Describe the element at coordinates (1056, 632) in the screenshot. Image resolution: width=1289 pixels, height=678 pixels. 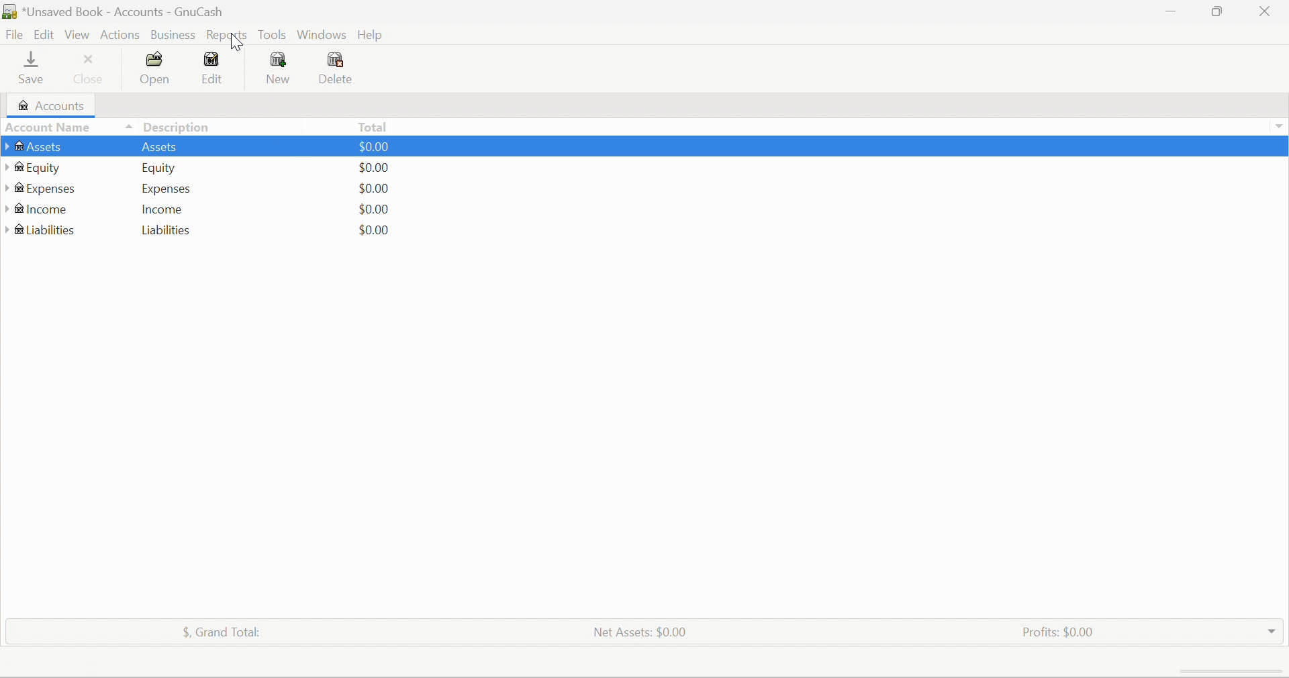
I see `Profits: $0.00` at that location.